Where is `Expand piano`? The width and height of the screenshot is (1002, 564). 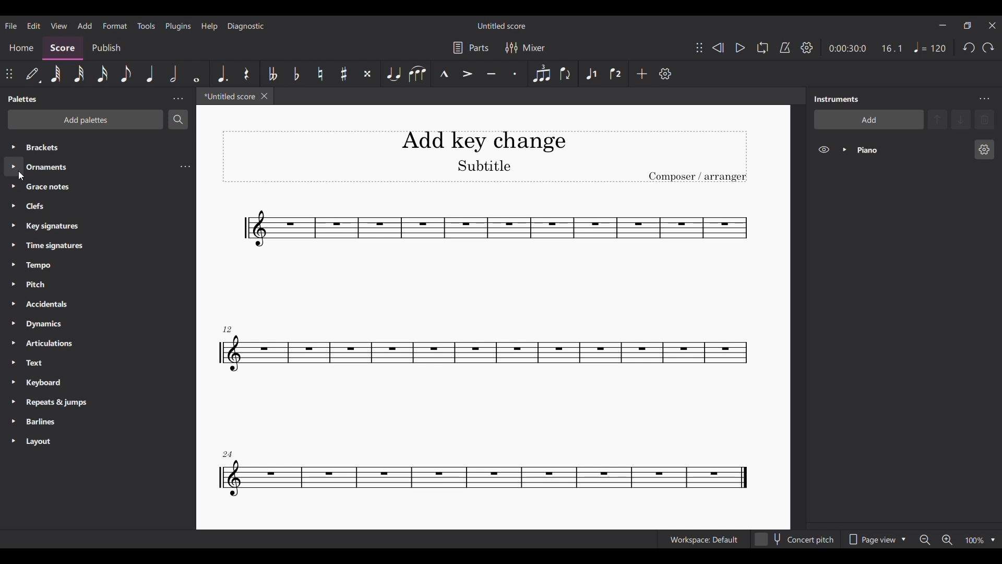 Expand piano is located at coordinates (844, 149).